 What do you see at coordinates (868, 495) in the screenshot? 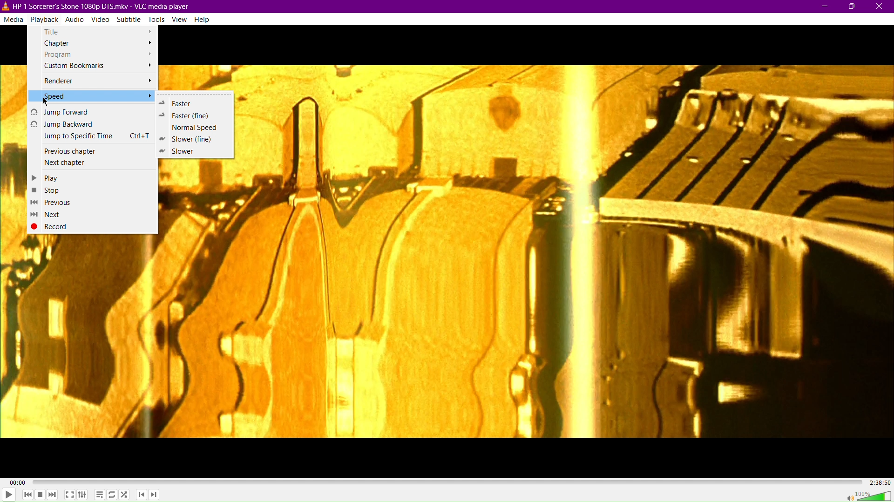
I see `Volume 100%` at bounding box center [868, 495].